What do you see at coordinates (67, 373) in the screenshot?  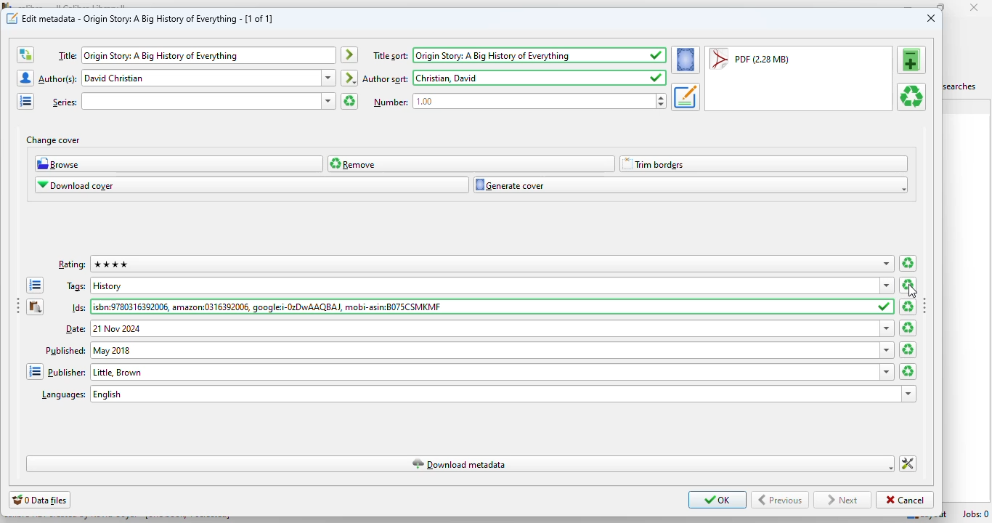 I see `text` at bounding box center [67, 373].